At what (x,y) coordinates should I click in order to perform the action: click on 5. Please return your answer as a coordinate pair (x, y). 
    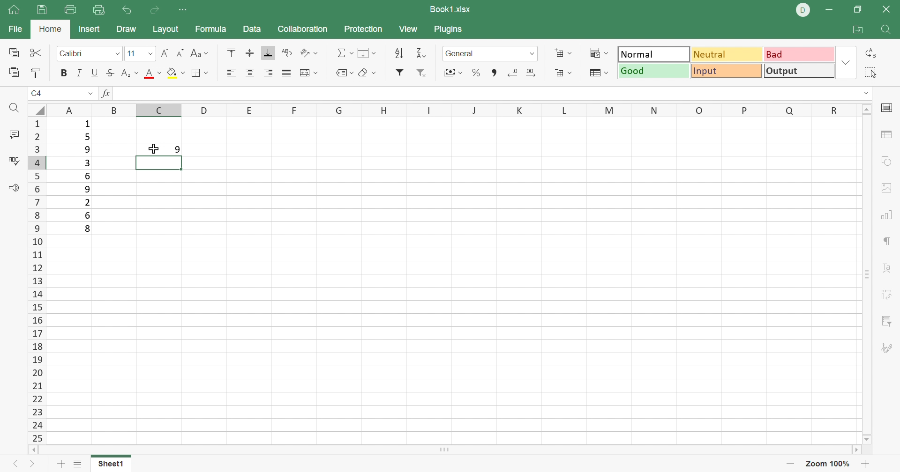
    Looking at the image, I should click on (86, 139).